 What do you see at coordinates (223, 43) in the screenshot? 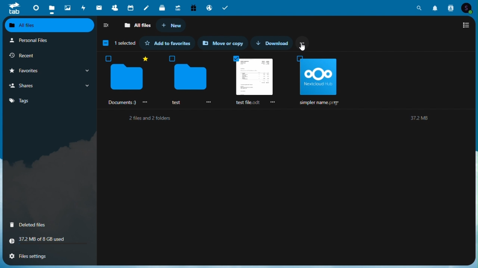
I see `Move or copy` at bounding box center [223, 43].